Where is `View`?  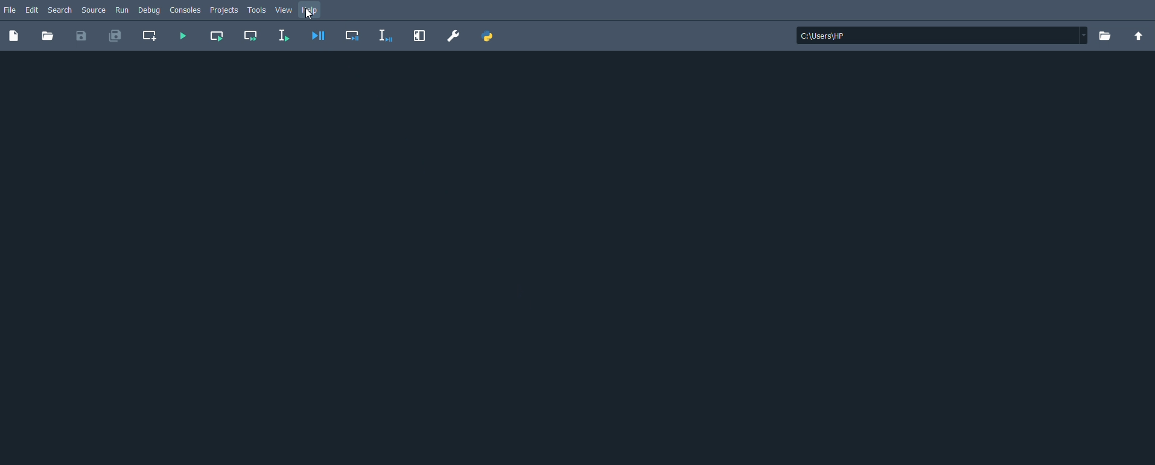
View is located at coordinates (284, 10).